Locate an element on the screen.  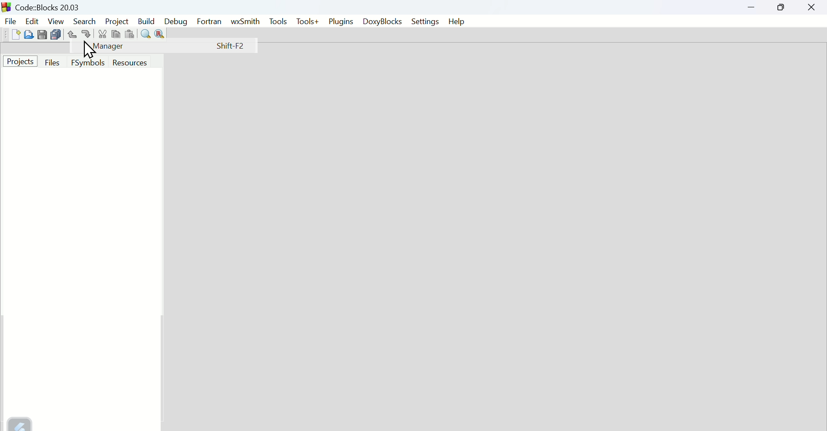
Debug is located at coordinates (175, 22).